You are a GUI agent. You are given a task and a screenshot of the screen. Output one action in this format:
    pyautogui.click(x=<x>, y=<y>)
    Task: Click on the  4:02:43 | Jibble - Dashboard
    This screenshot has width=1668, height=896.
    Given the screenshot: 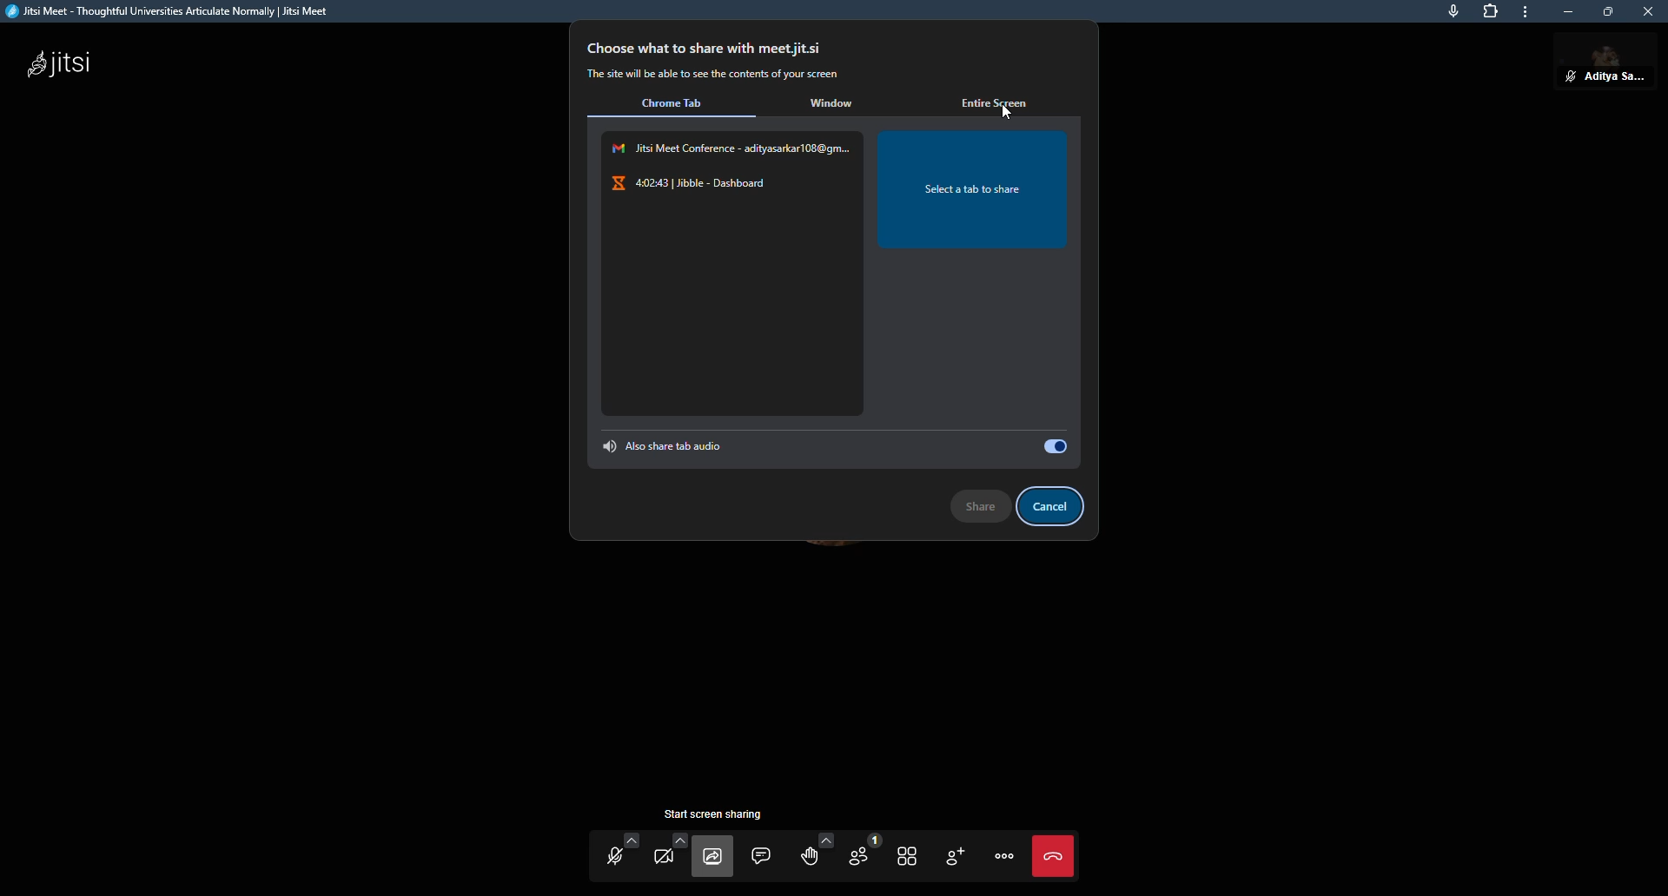 What is the action you would take?
    pyautogui.click(x=698, y=183)
    